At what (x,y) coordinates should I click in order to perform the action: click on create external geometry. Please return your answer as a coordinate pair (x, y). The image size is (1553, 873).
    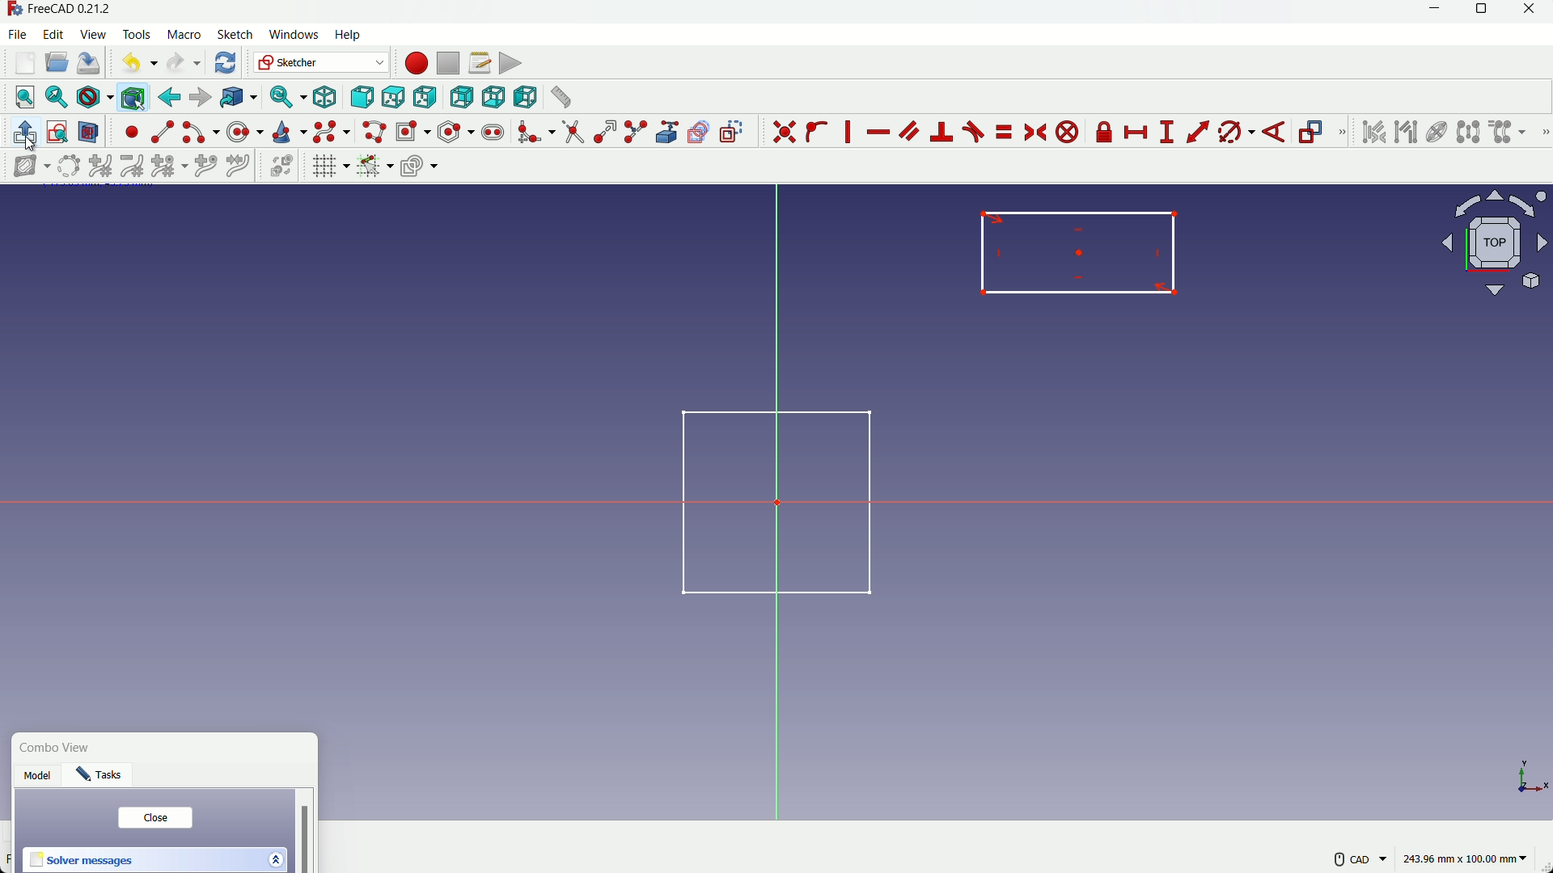
    Looking at the image, I should click on (669, 133).